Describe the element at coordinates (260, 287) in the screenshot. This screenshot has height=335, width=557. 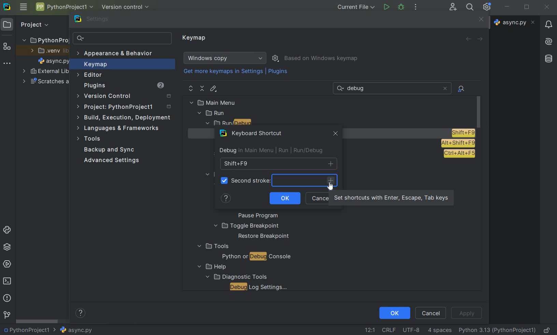
I see `debug log settings` at that location.